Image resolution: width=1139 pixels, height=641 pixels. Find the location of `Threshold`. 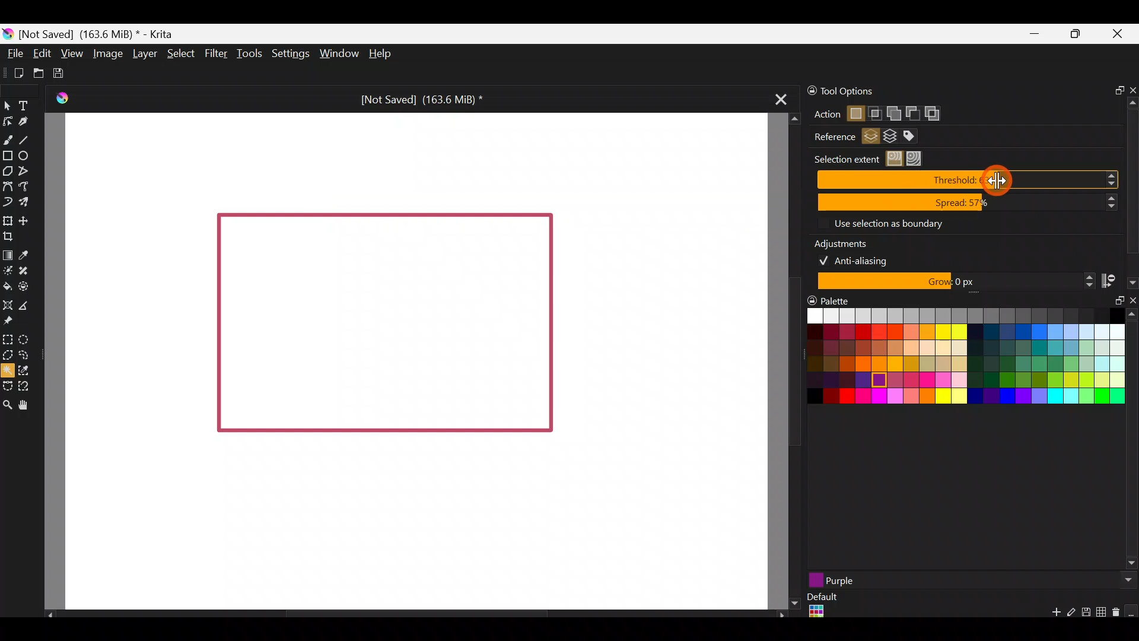

Threshold is located at coordinates (971, 179).